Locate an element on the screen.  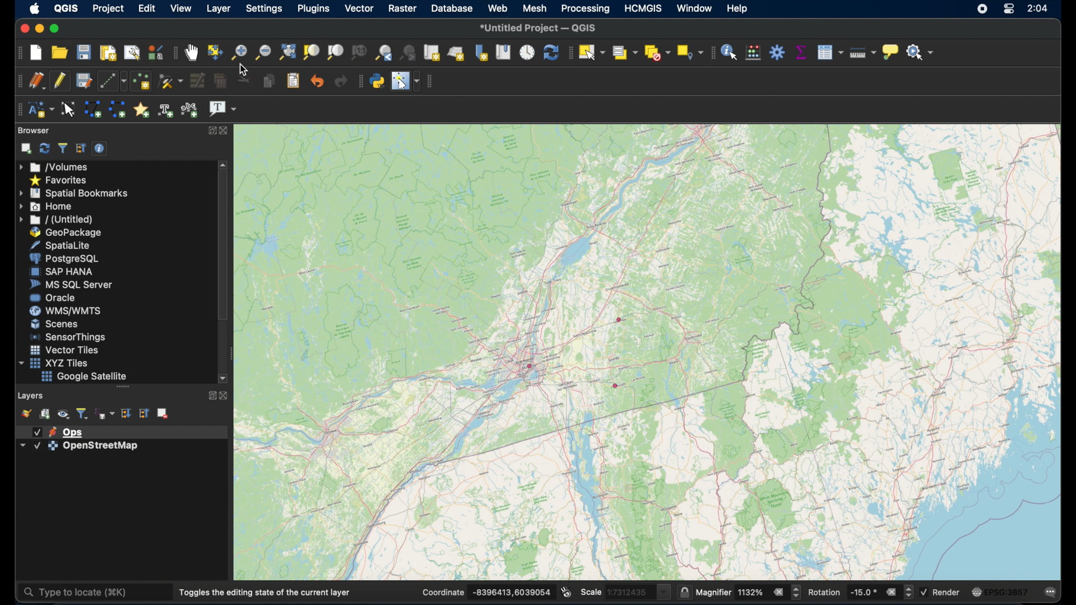
expand is located at coordinates (211, 397).